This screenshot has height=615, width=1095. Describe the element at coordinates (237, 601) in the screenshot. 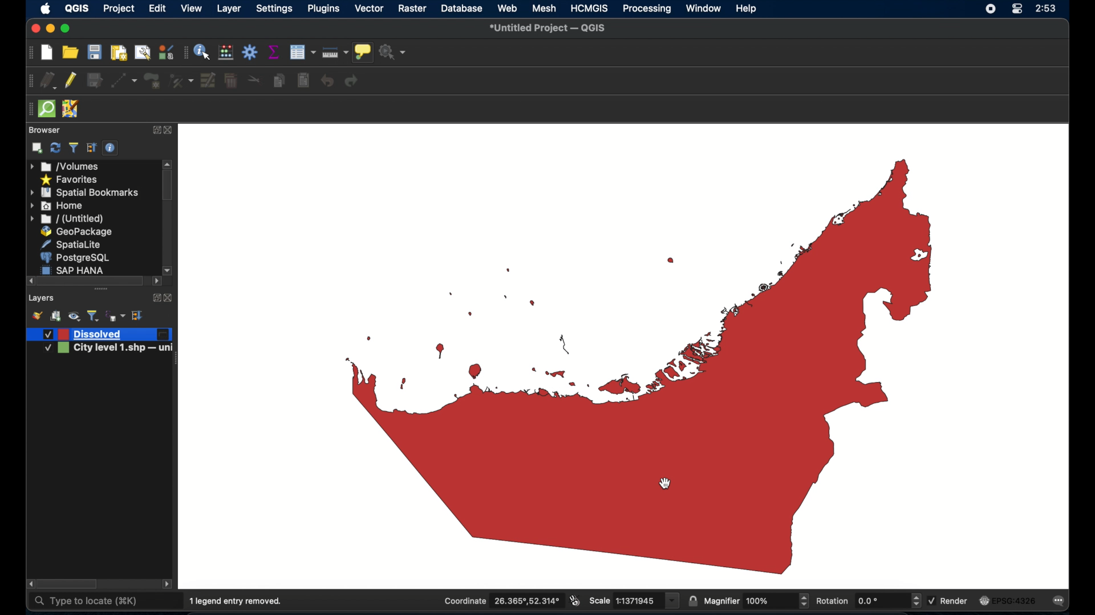

I see `1 legend entry removed` at that location.